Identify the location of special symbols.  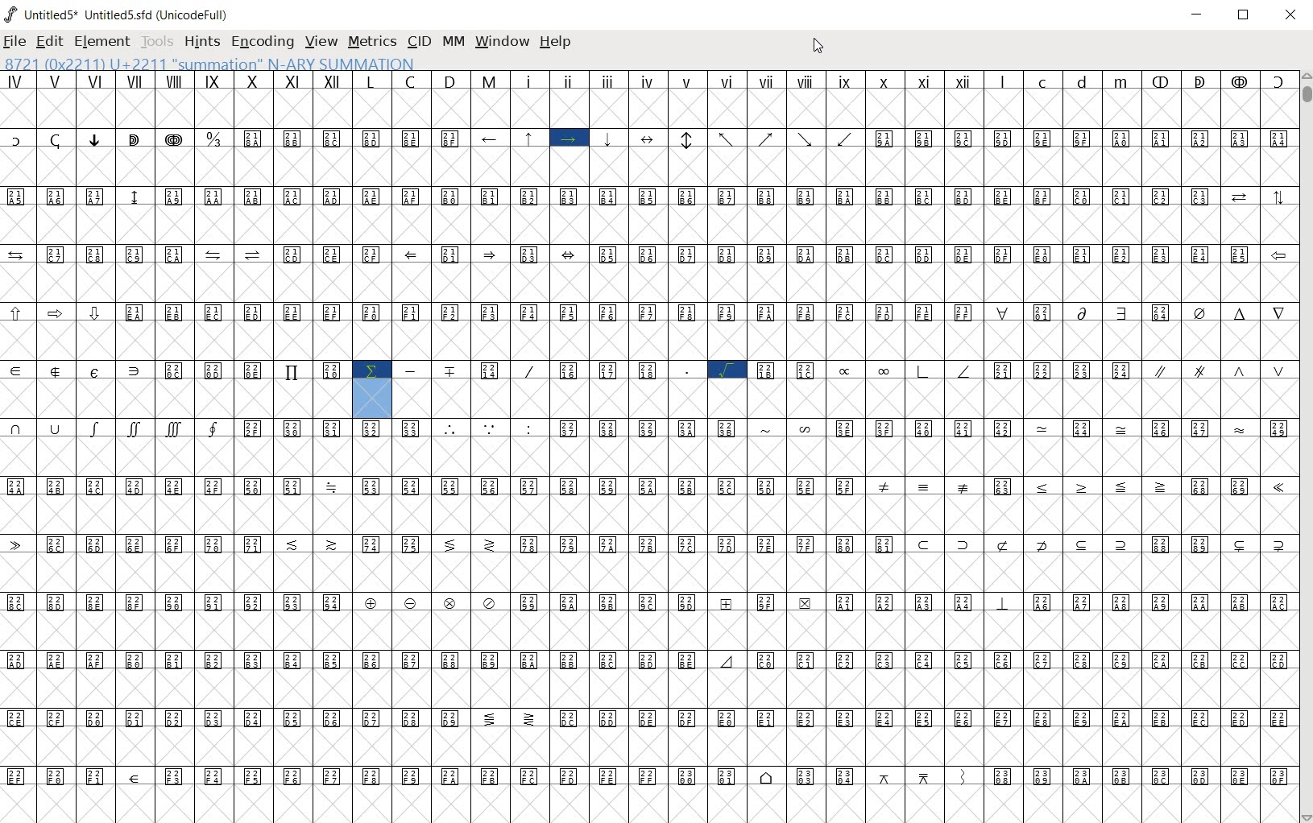
(652, 312).